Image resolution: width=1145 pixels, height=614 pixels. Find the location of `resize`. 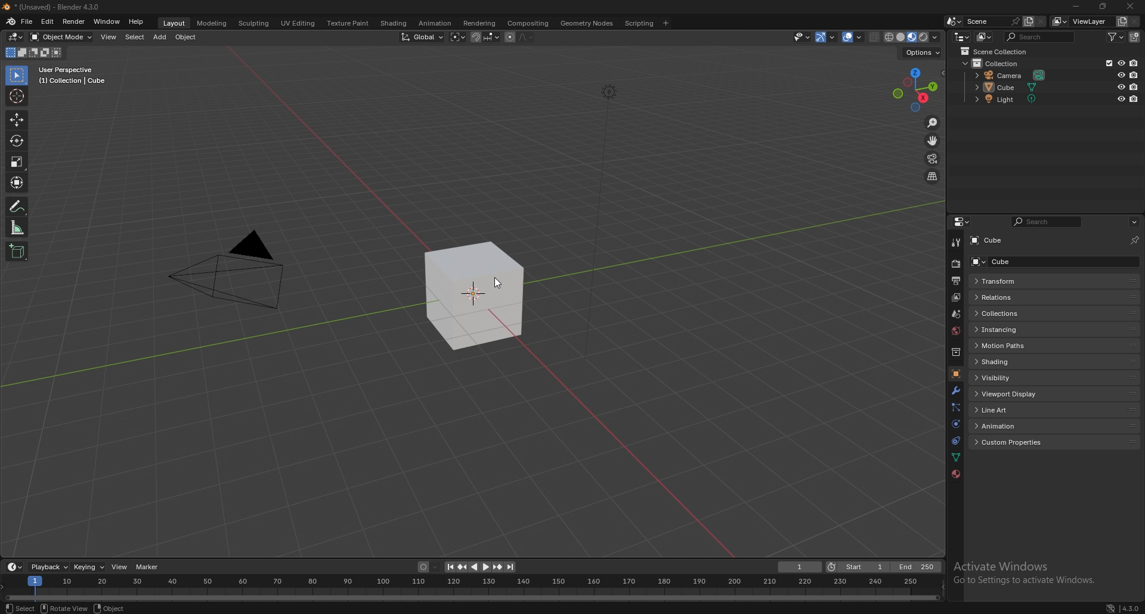

resize is located at coordinates (1102, 6).